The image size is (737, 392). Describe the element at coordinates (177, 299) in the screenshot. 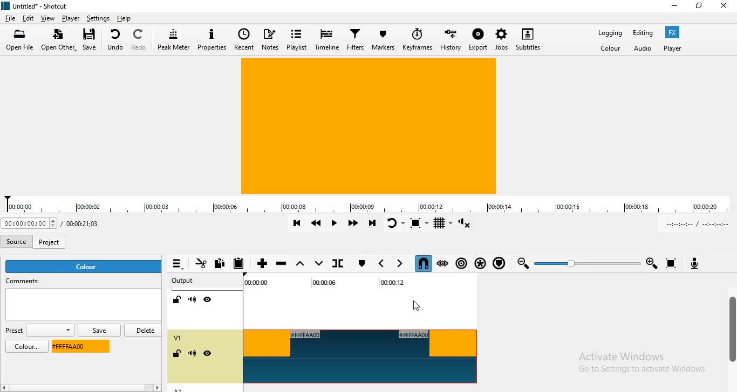

I see `Lock` at that location.